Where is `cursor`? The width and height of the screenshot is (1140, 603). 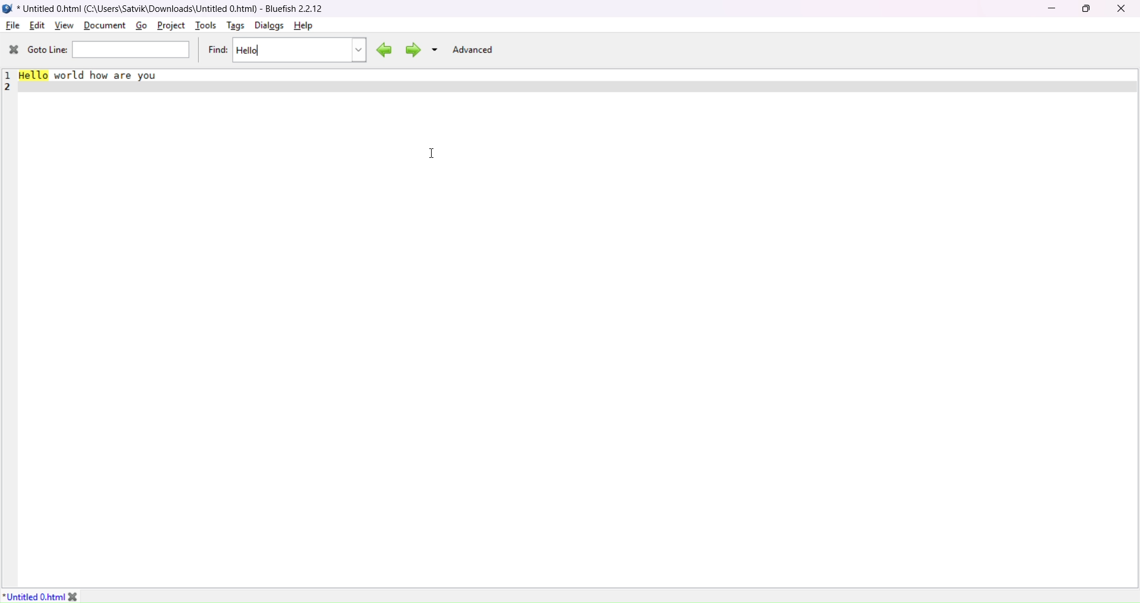 cursor is located at coordinates (433, 154).